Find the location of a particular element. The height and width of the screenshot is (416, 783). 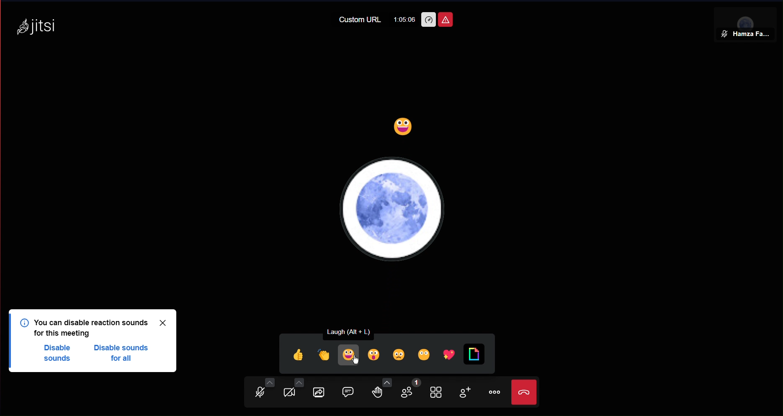

Participants is located at coordinates (413, 392).